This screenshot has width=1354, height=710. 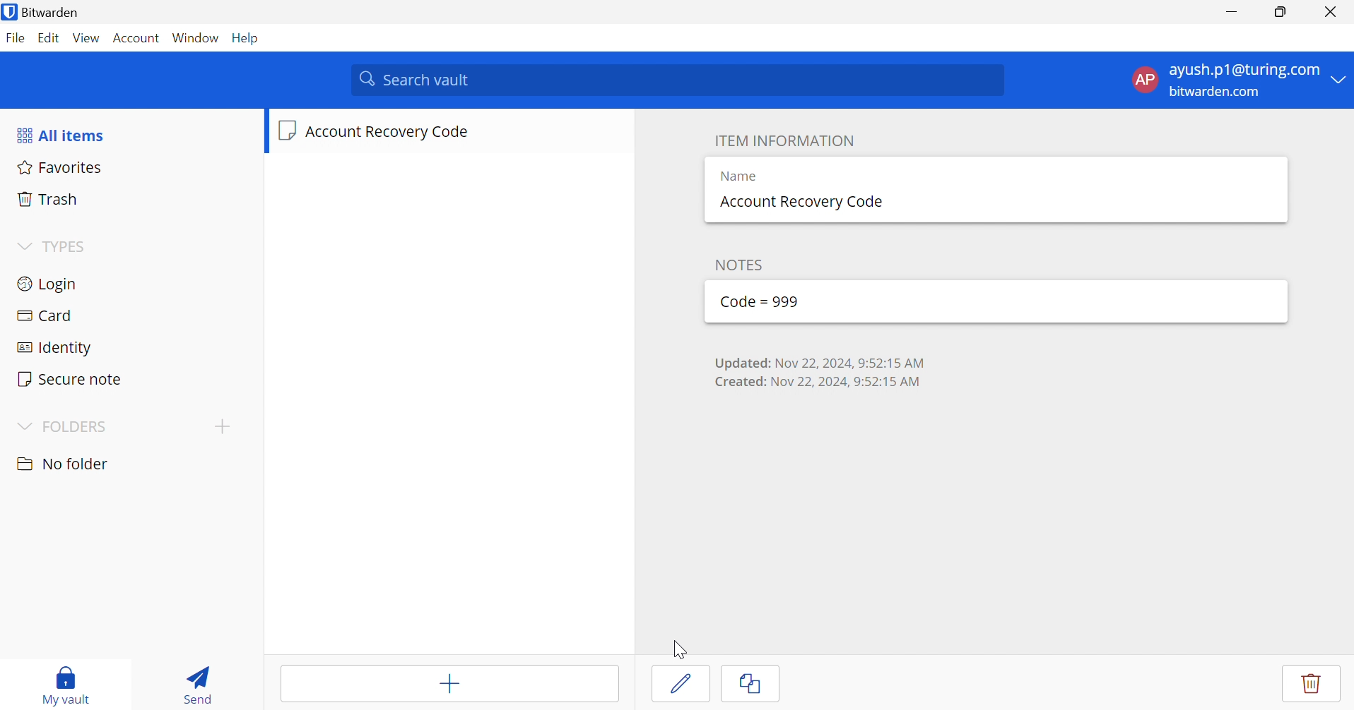 What do you see at coordinates (46, 286) in the screenshot?
I see `Login` at bounding box center [46, 286].